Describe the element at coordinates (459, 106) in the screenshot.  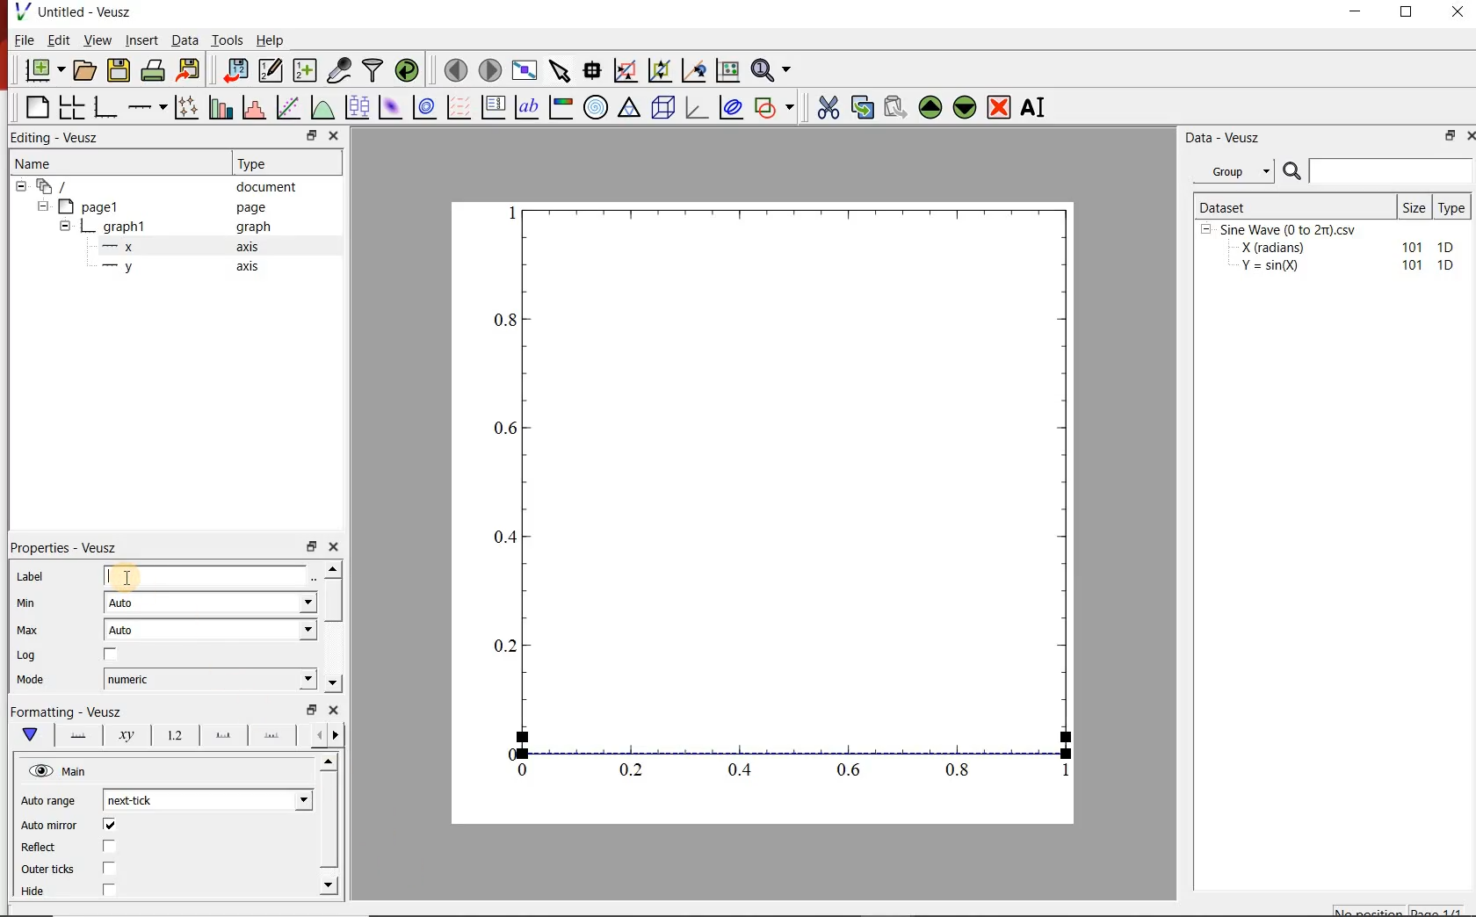
I see `plot a vector field` at that location.